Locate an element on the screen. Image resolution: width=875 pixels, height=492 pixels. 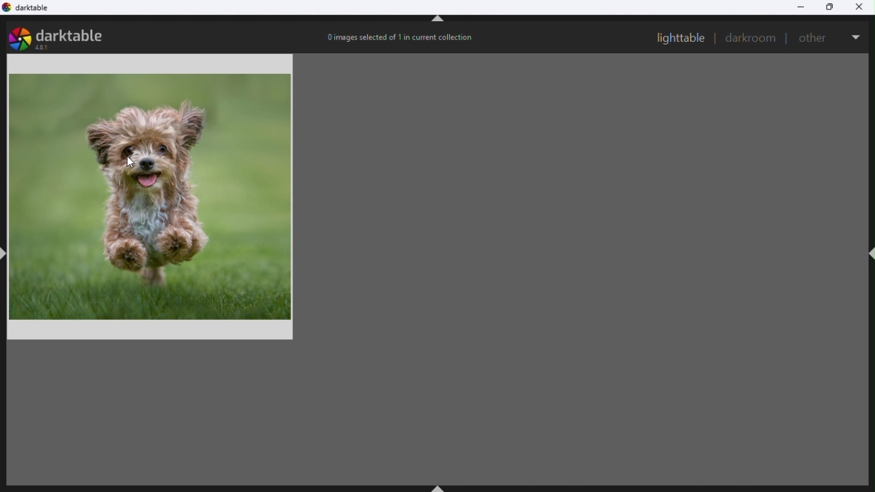
Dark table is located at coordinates (30, 9).